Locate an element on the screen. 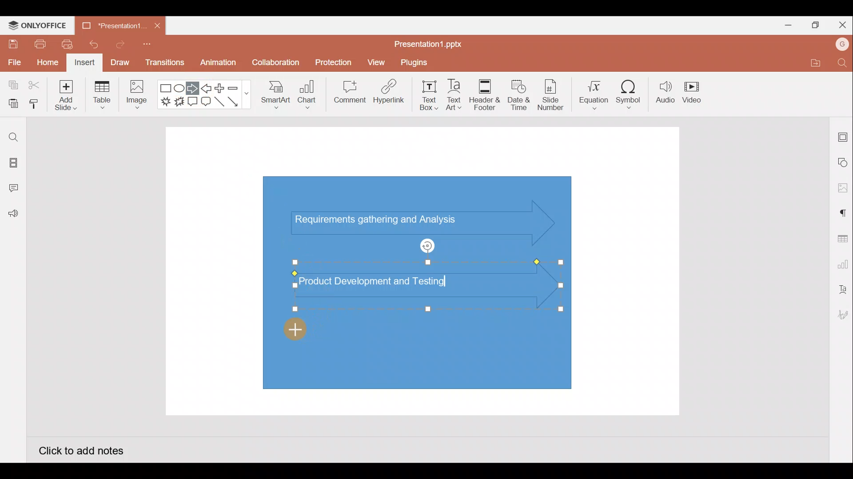 This screenshot has height=479, width=853. Comment is located at coordinates (347, 94).